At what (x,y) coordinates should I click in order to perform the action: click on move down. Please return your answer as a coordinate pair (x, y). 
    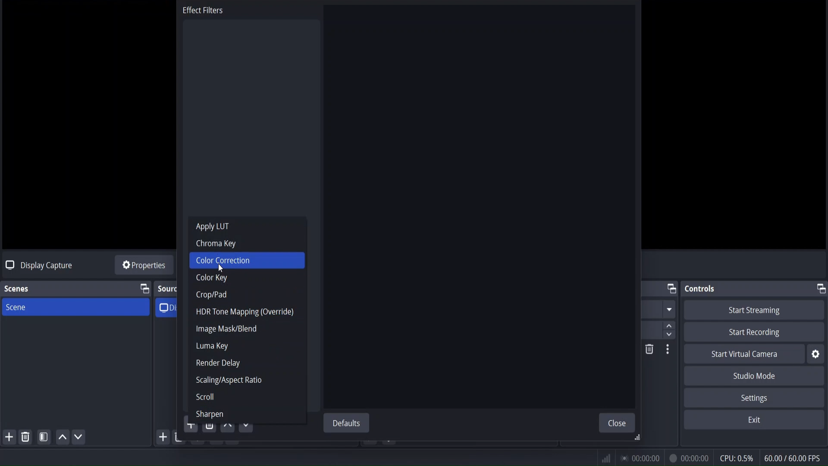
    Looking at the image, I should click on (248, 423).